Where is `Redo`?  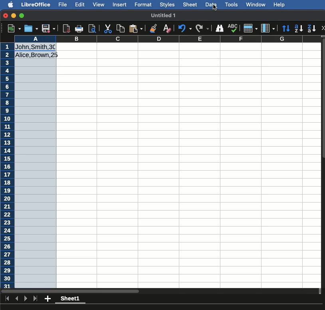
Redo is located at coordinates (204, 27).